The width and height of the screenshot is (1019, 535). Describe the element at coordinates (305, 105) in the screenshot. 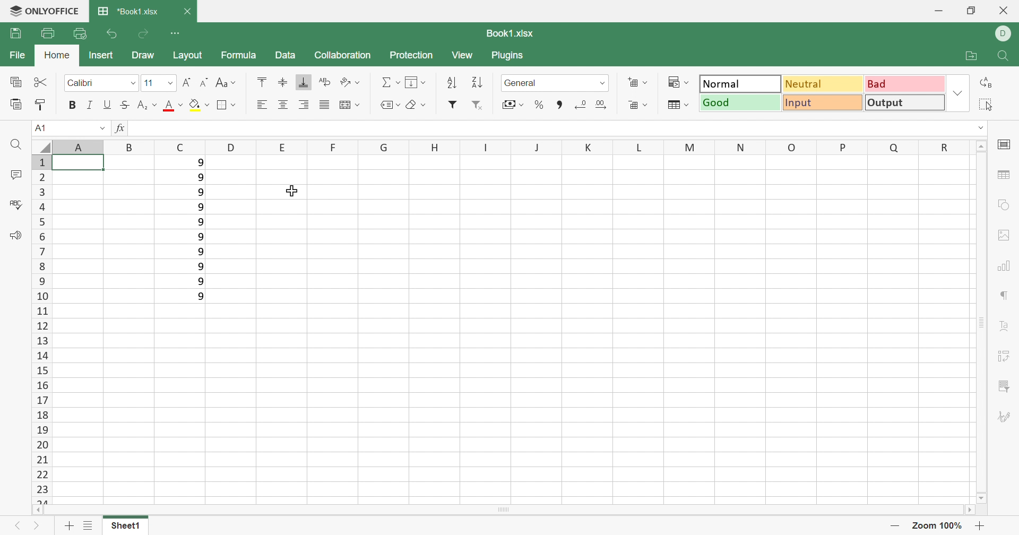

I see `Align Right` at that location.